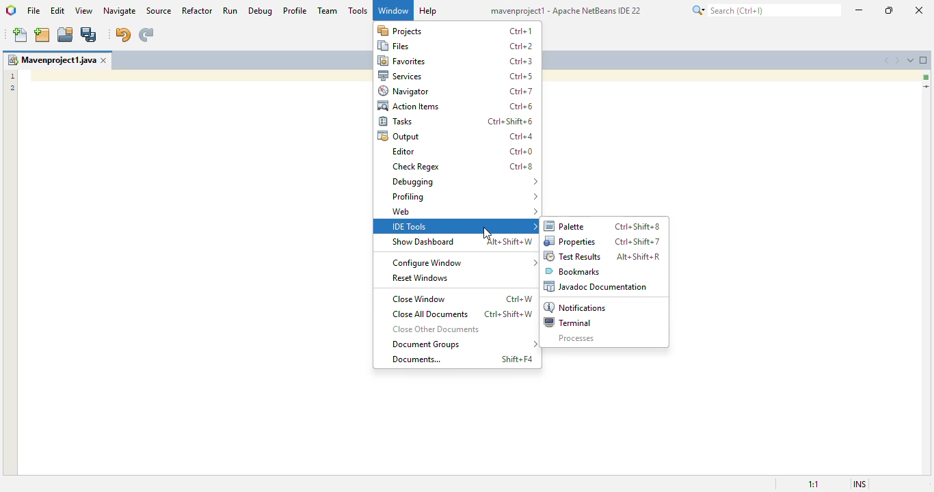 Image resolution: width=934 pixels, height=492 pixels. Describe the element at coordinates (521, 167) in the screenshot. I see `shortcut for check regex` at that location.